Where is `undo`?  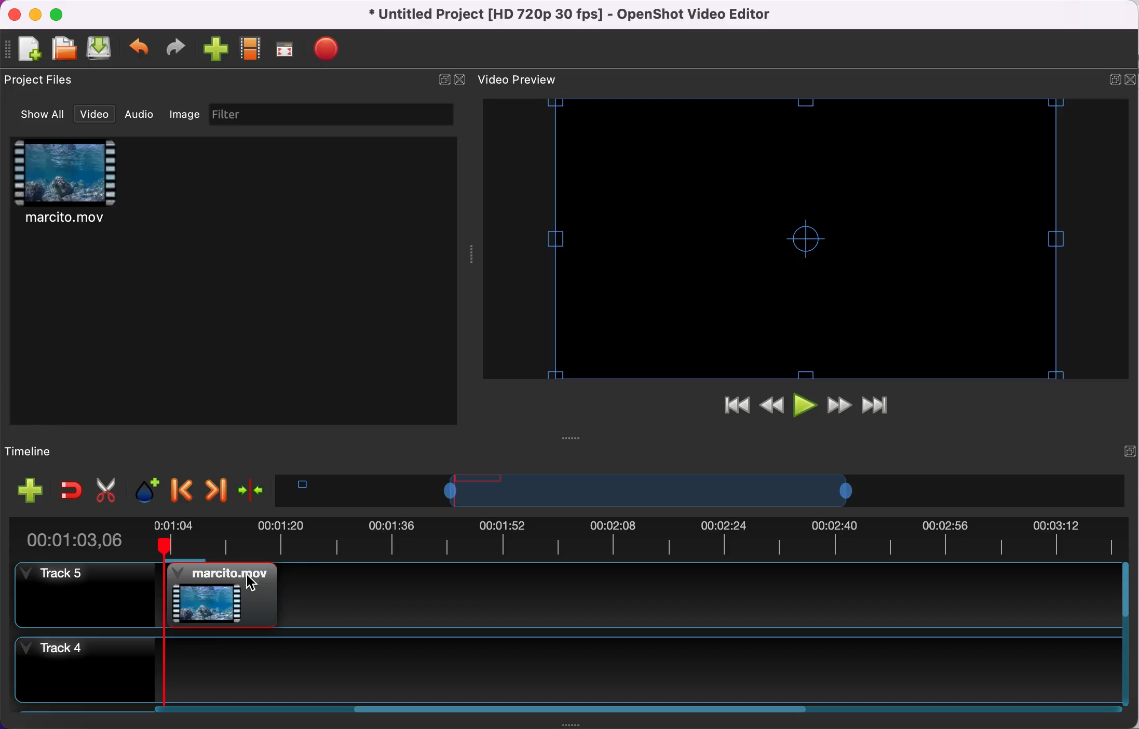 undo is located at coordinates (137, 48).